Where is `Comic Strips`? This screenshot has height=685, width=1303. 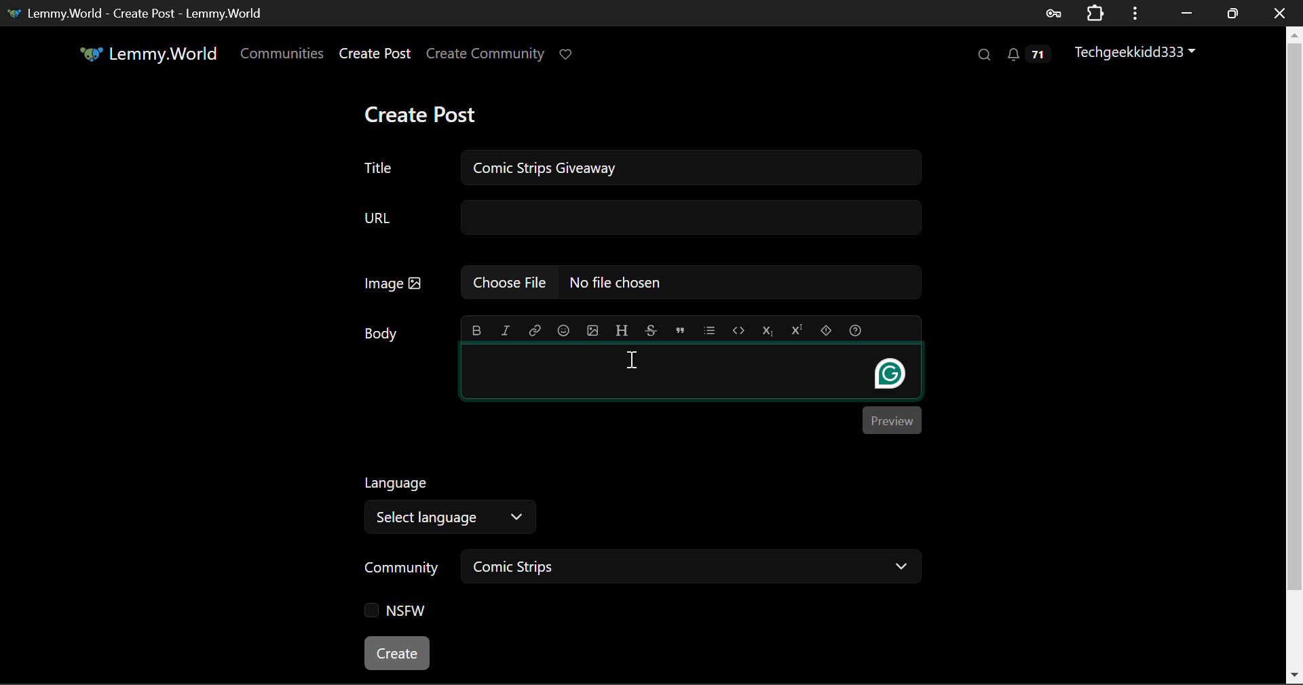 Comic Strips is located at coordinates (693, 566).